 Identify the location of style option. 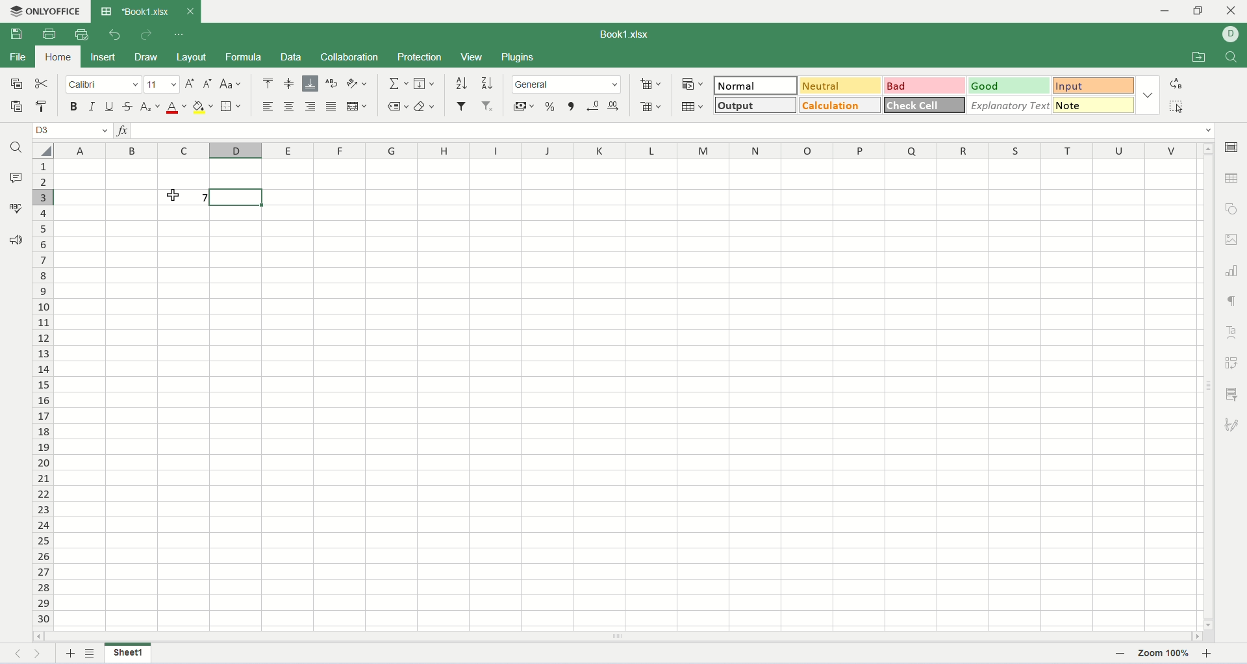
(1149, 96).